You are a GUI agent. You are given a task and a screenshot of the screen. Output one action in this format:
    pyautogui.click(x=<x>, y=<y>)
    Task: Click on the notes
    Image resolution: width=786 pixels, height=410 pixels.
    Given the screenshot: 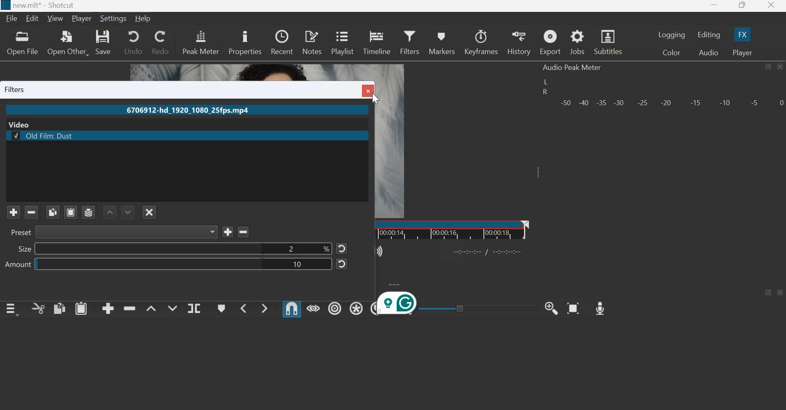 What is the action you would take?
    pyautogui.click(x=312, y=42)
    